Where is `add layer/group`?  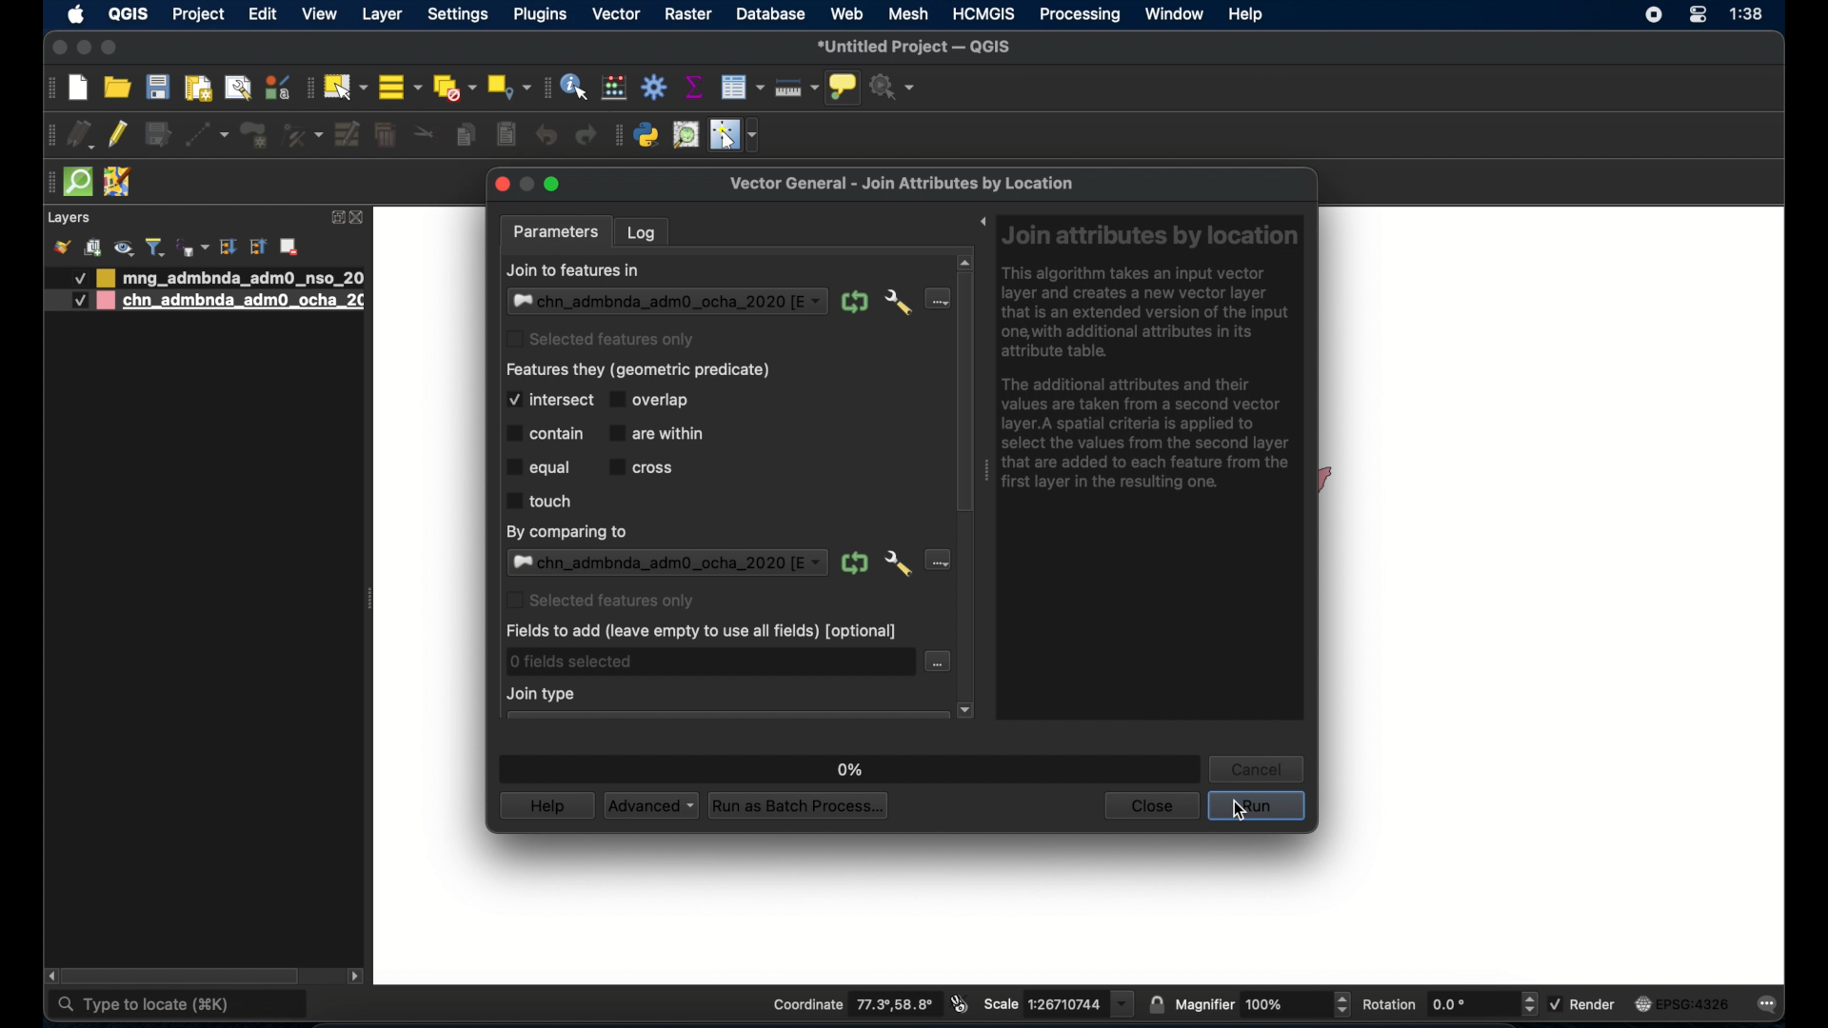
add layer/group is located at coordinates (288, 247).